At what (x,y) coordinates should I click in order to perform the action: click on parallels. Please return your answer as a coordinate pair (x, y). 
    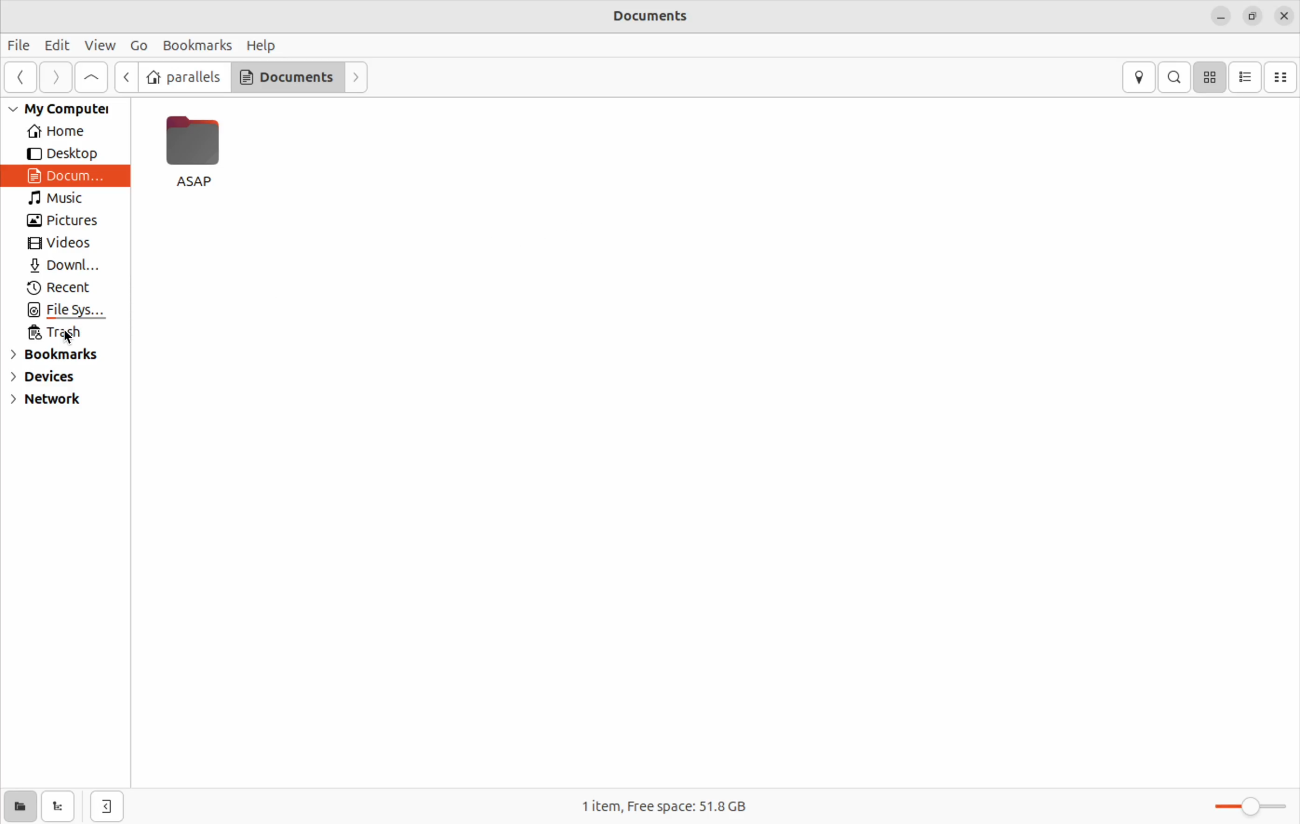
    Looking at the image, I should click on (182, 77).